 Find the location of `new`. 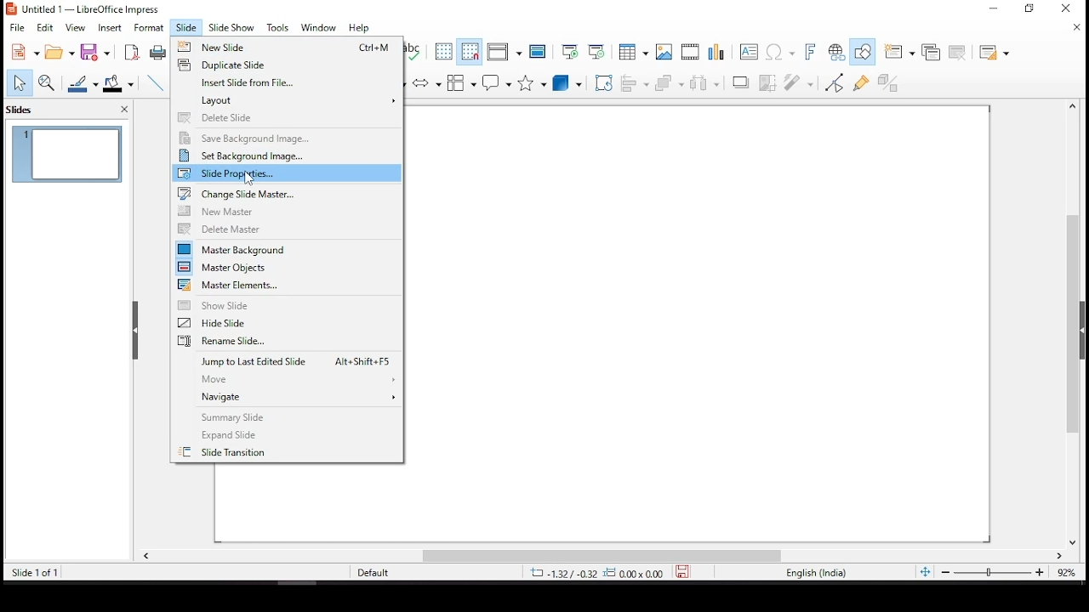

new is located at coordinates (21, 53).